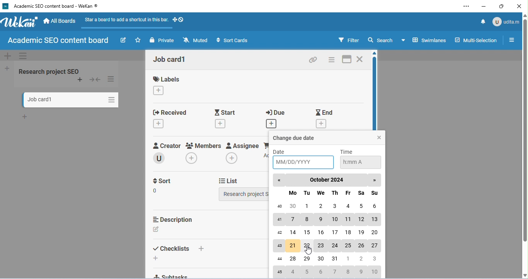  What do you see at coordinates (196, 40) in the screenshot?
I see `muted` at bounding box center [196, 40].